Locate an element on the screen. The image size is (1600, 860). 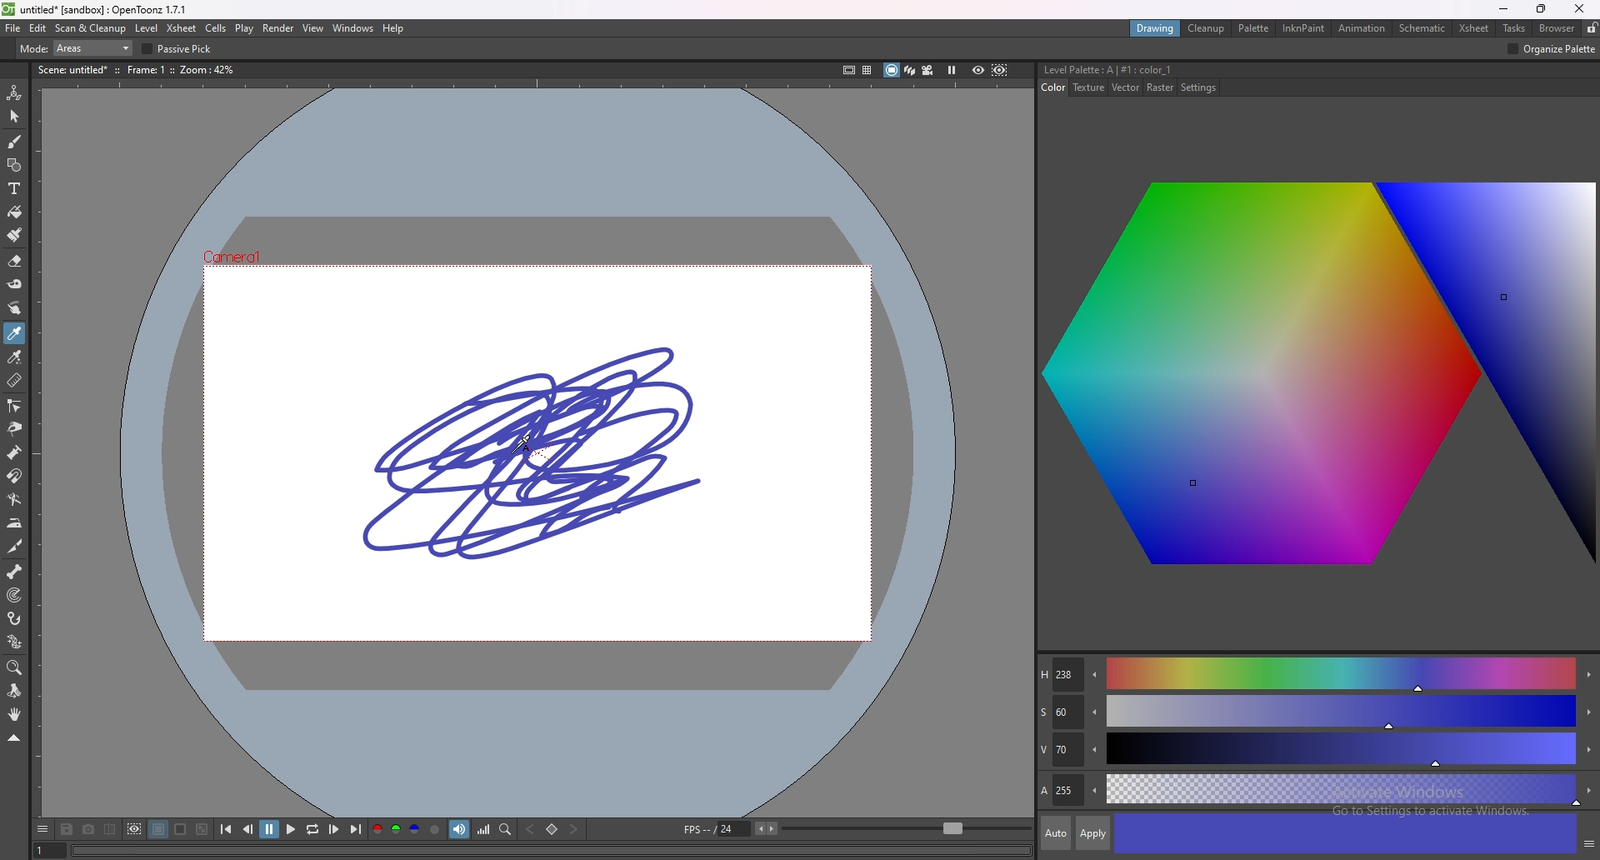
rotate selection right is located at coordinates (927, 49).